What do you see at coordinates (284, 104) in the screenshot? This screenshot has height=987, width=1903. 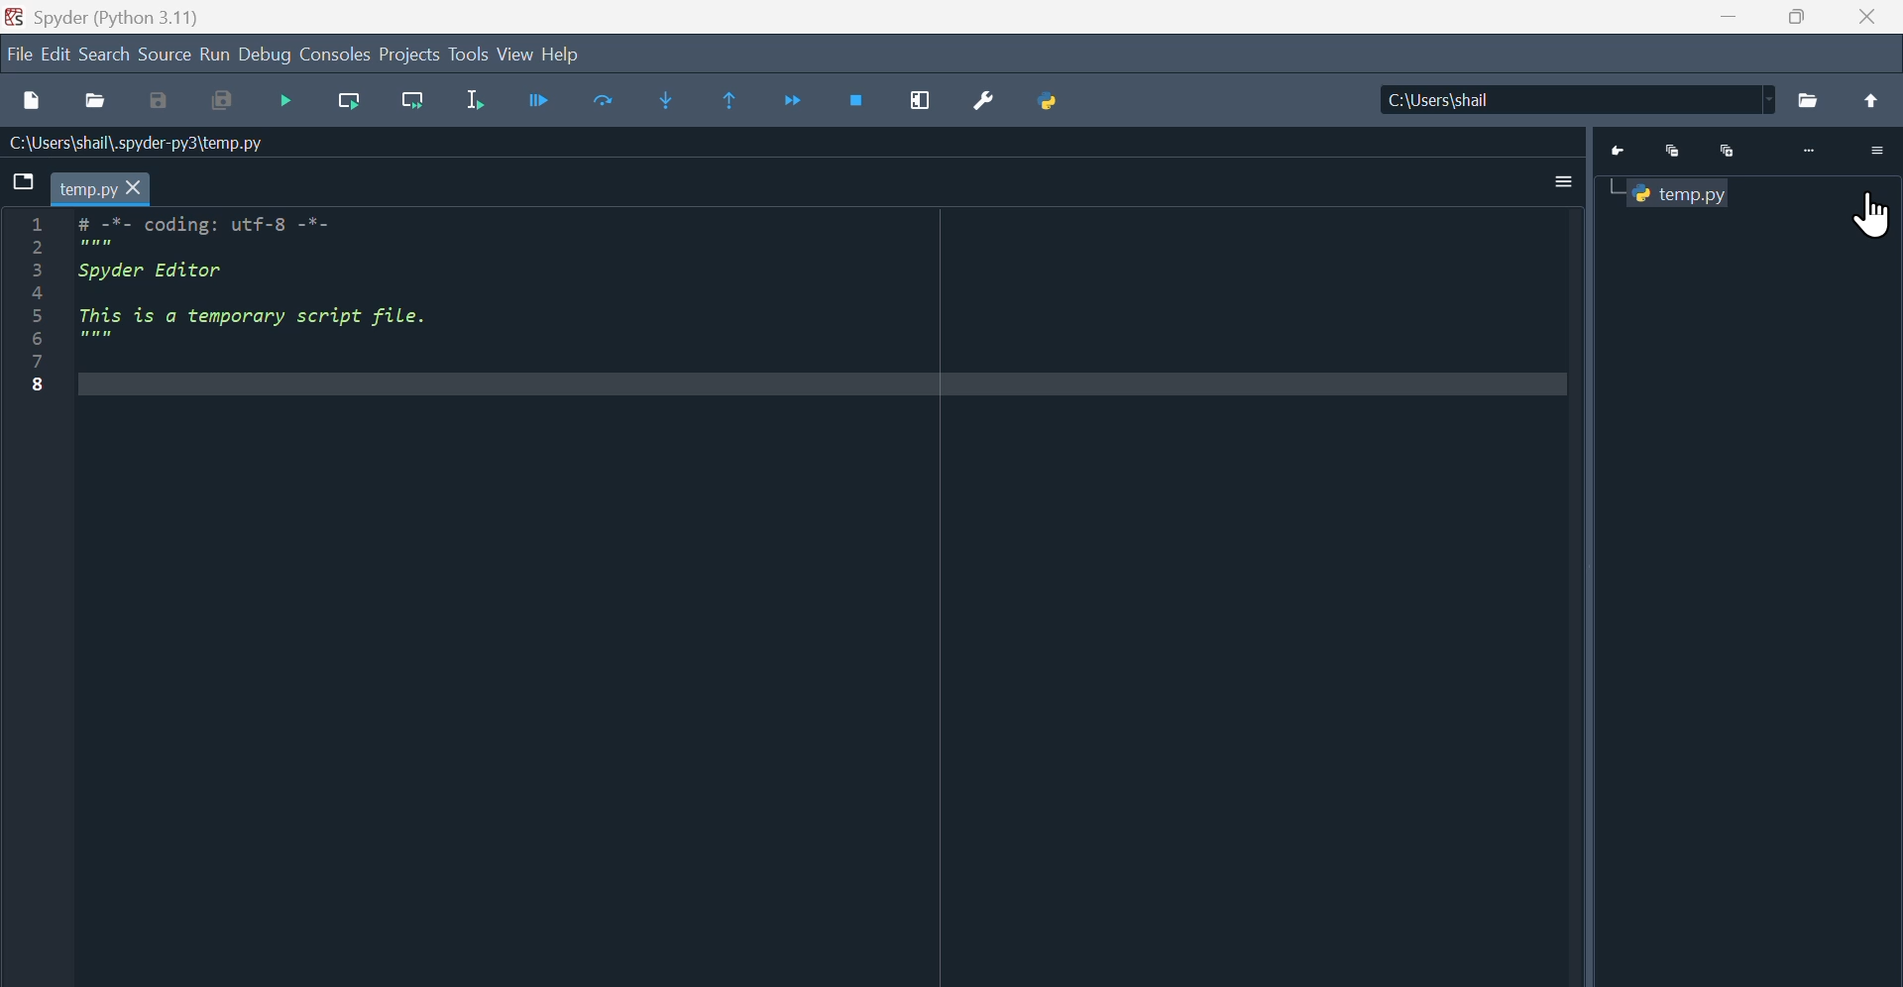 I see `` at bounding box center [284, 104].